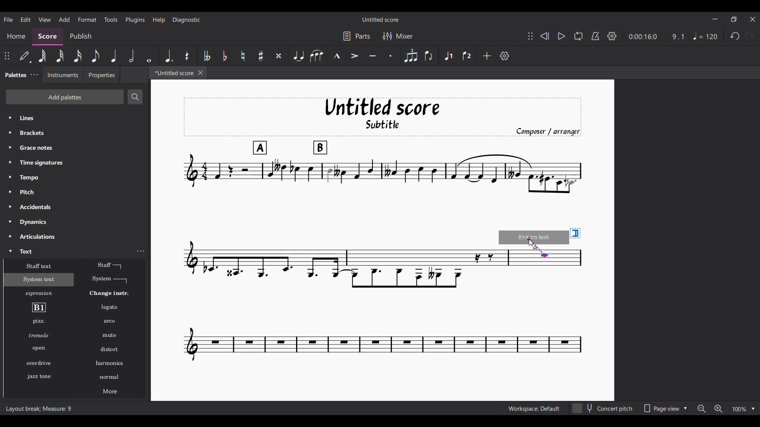  What do you see at coordinates (534, 238) in the screenshot?
I see `Preview of selection` at bounding box center [534, 238].